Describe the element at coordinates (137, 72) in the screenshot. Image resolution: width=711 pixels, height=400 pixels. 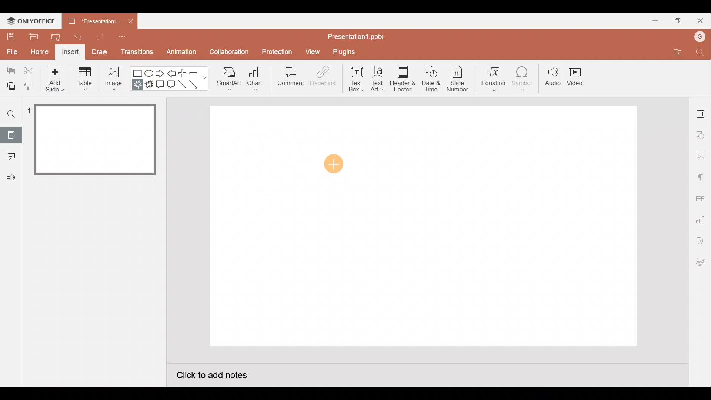
I see `Rectangle` at that location.